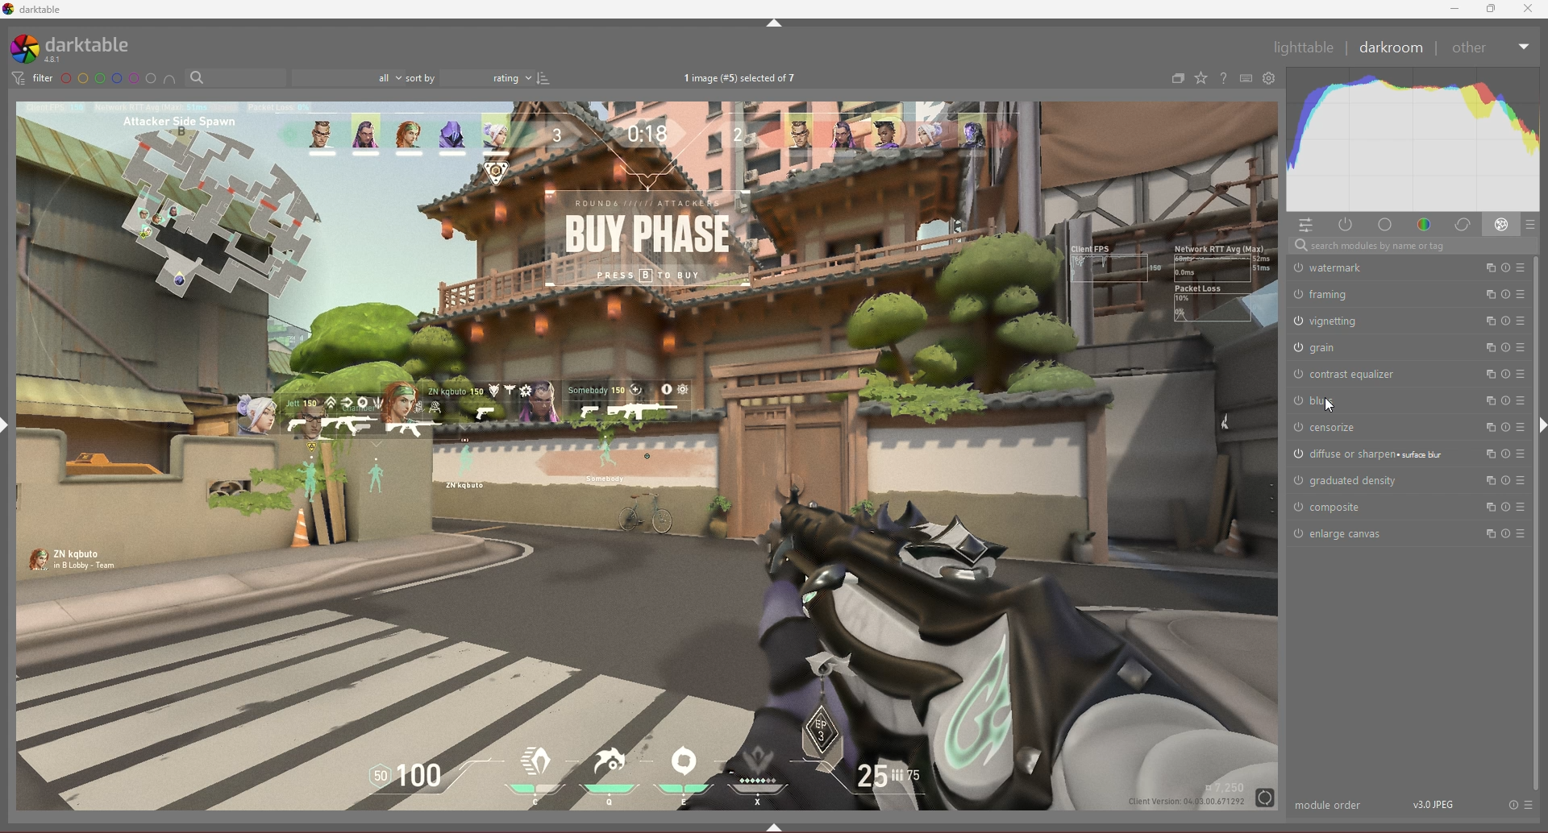 The image size is (1548, 833). Describe the element at coordinates (1223, 78) in the screenshot. I see `help` at that location.